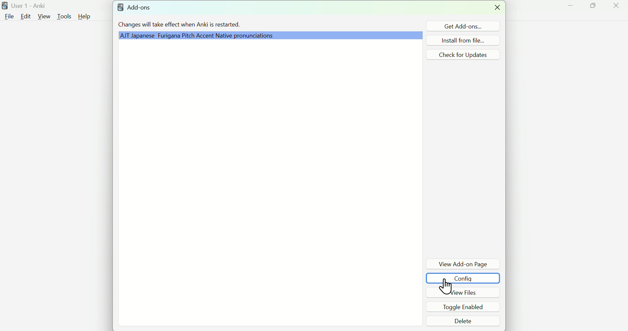  What do you see at coordinates (466, 25) in the screenshot?
I see `Get Add ons` at bounding box center [466, 25].